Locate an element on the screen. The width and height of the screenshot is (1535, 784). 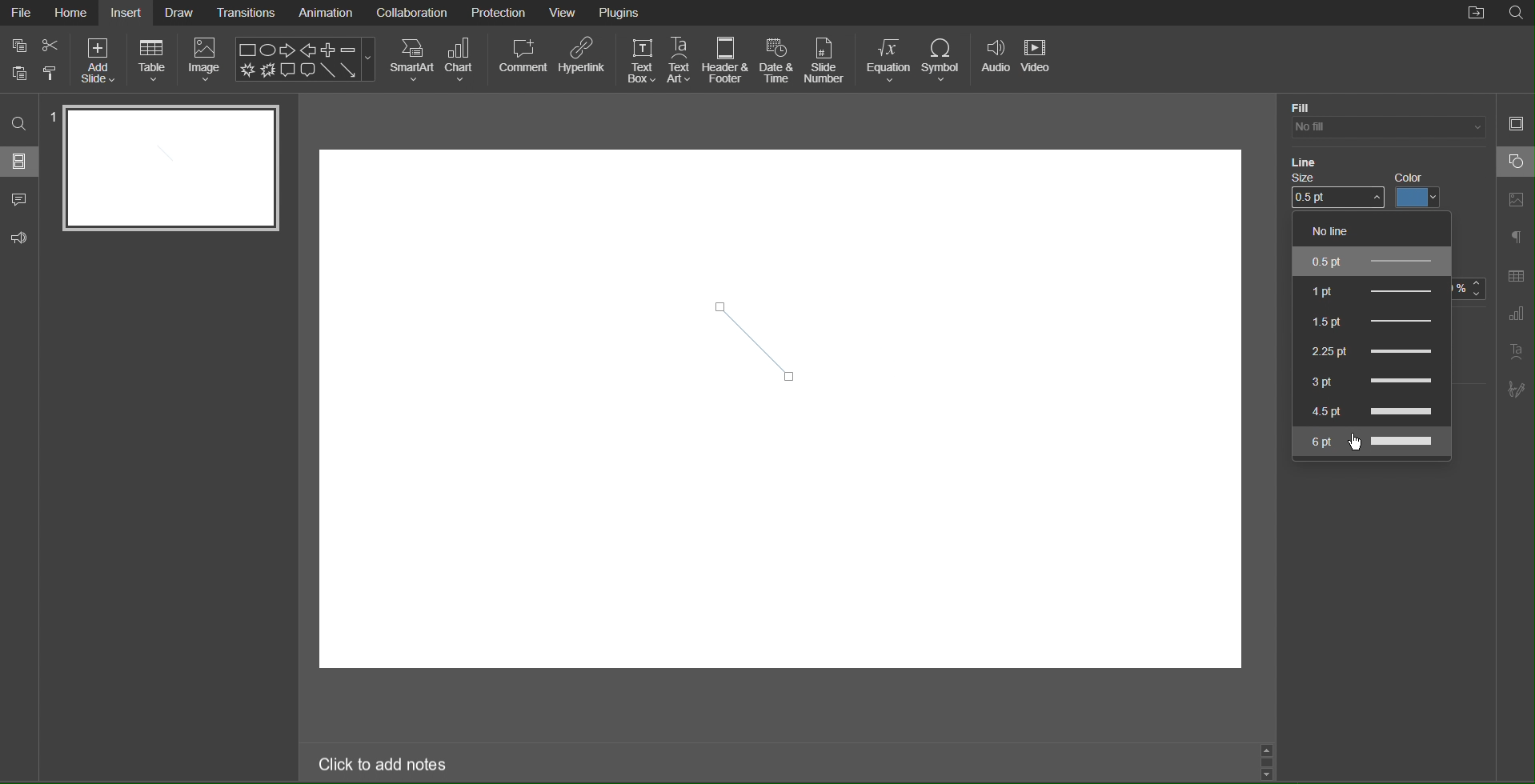
Size is located at coordinates (1336, 193).